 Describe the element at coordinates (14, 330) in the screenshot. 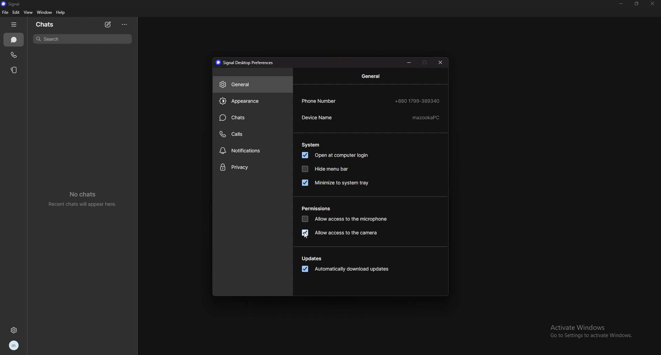

I see `settings` at that location.